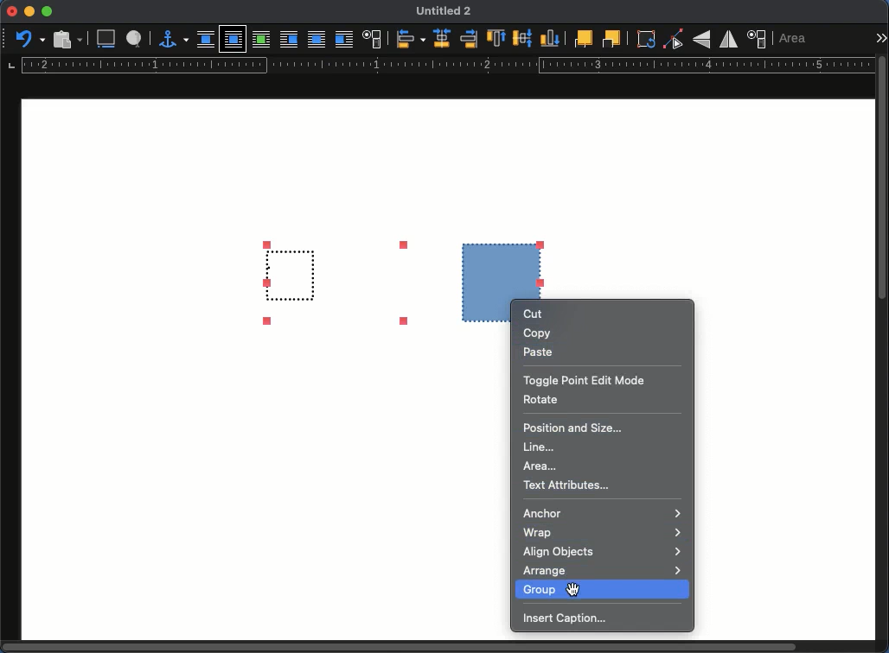 This screenshot has height=653, width=889. What do you see at coordinates (885, 349) in the screenshot?
I see `scroll` at bounding box center [885, 349].